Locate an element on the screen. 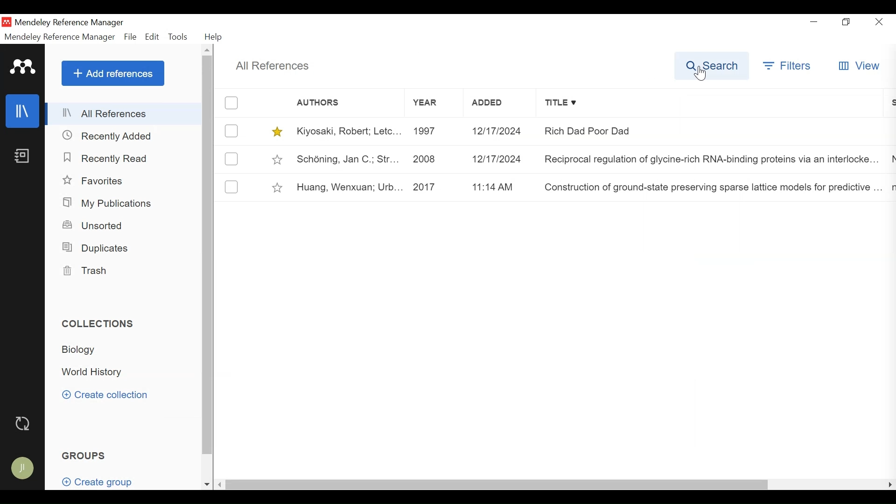 The width and height of the screenshot is (896, 504). Groups is located at coordinates (85, 455).